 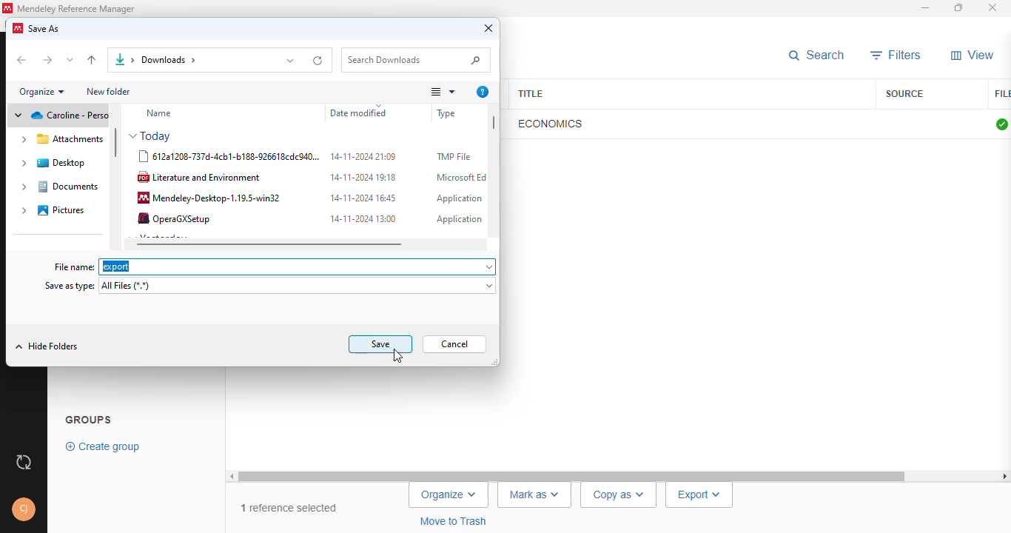 I want to click on vertical scroll bar, so click(x=116, y=143).